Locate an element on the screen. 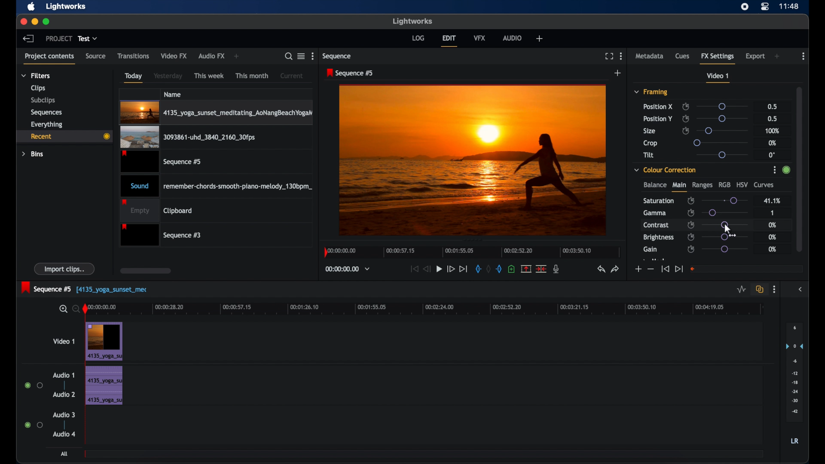  jump to end is located at coordinates (464, 269).